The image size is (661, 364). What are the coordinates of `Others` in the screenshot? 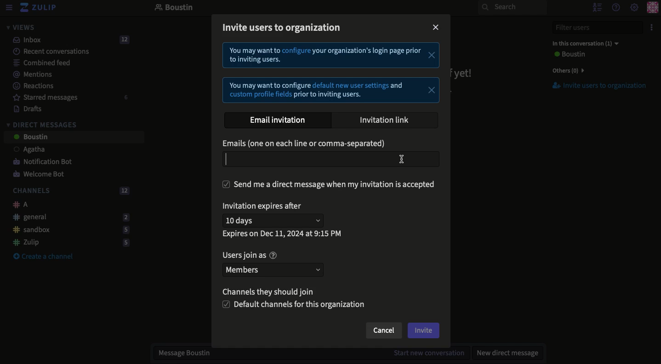 It's located at (566, 70).